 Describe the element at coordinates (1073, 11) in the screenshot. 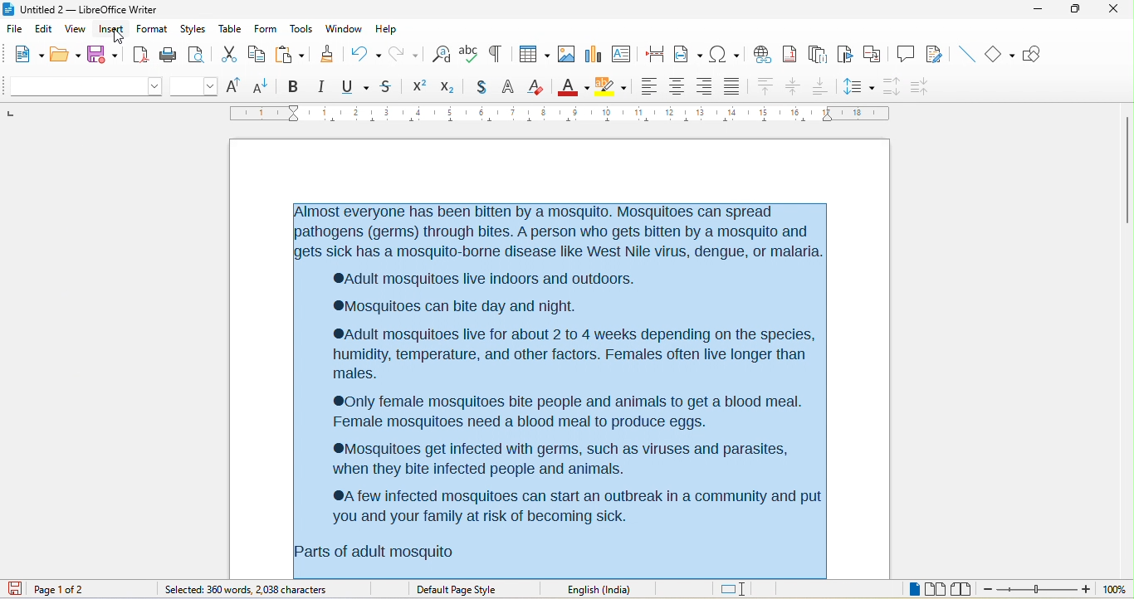

I see `maximize` at that location.